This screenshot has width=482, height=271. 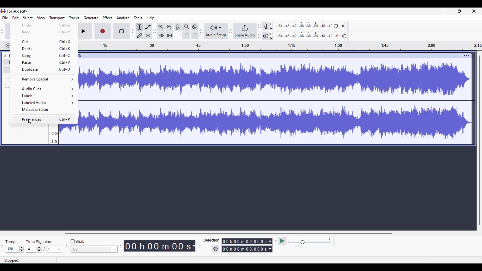 What do you see at coordinates (161, 35) in the screenshot?
I see `Trim audio outside selection` at bounding box center [161, 35].